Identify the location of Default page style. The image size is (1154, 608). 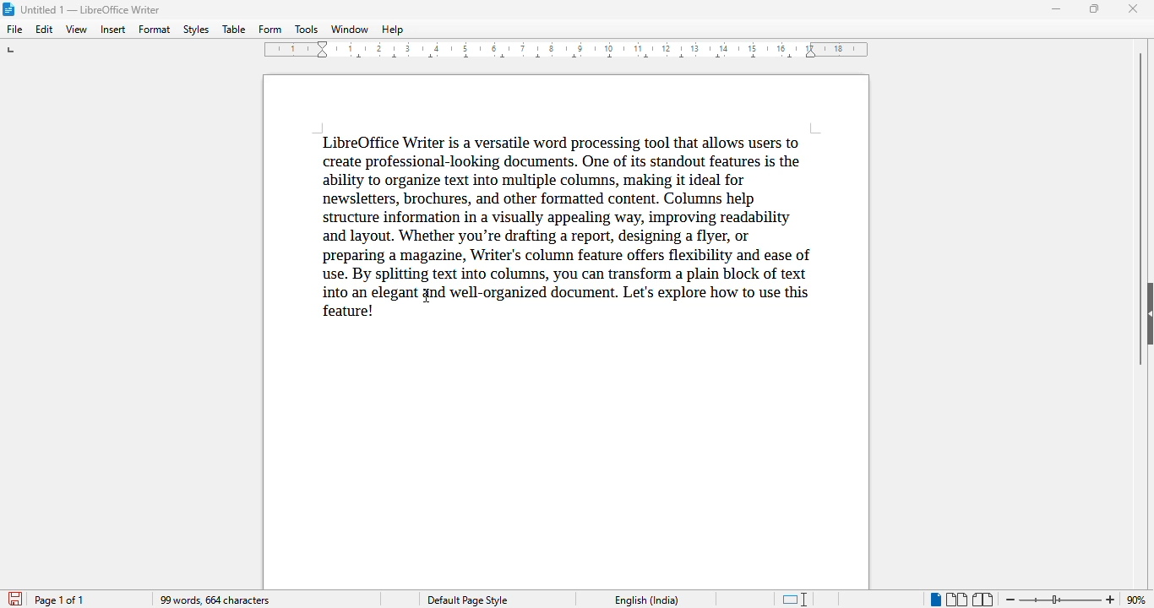
(471, 600).